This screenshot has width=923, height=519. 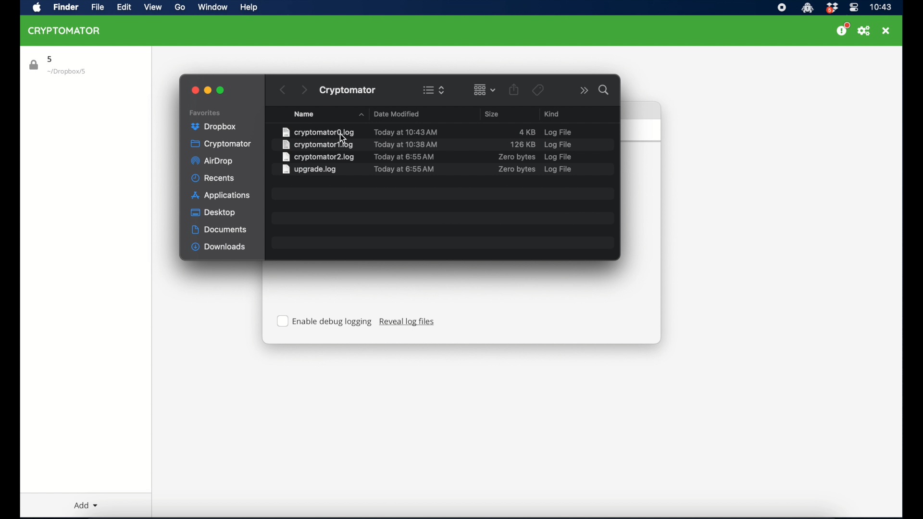 I want to click on kind, so click(x=551, y=114).